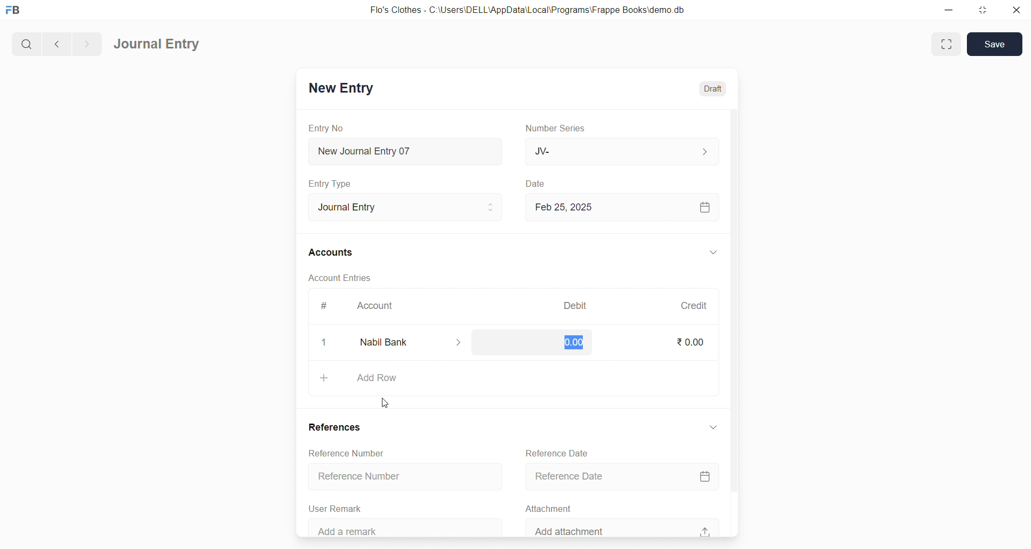  Describe the element at coordinates (323, 306) in the screenshot. I see `#` at that location.